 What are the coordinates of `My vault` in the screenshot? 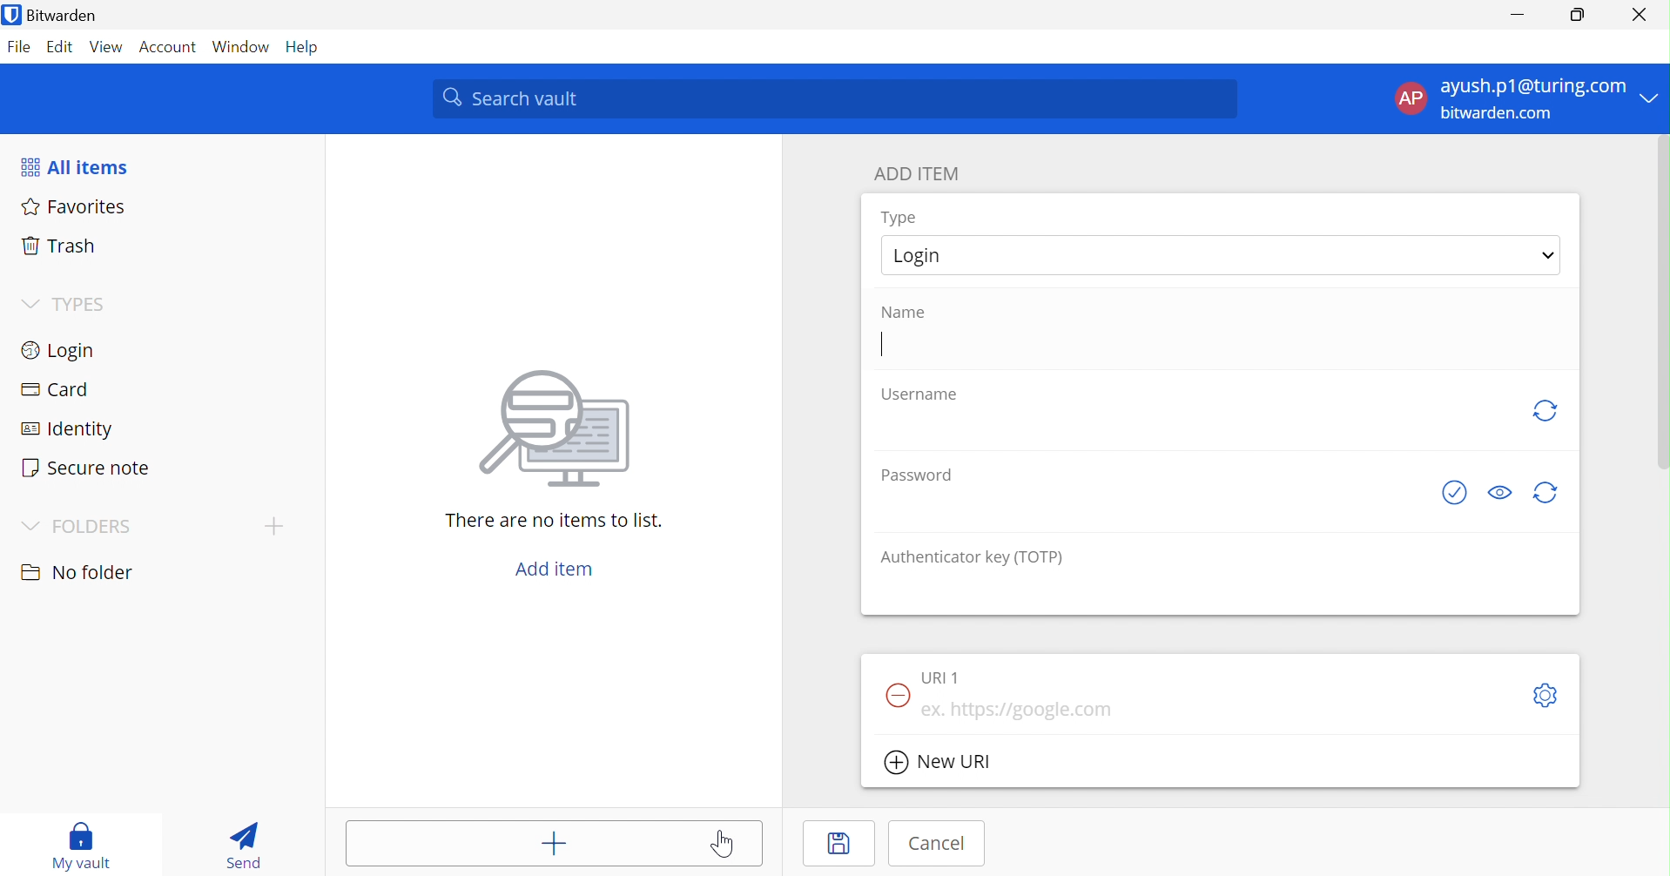 It's located at (80, 846).